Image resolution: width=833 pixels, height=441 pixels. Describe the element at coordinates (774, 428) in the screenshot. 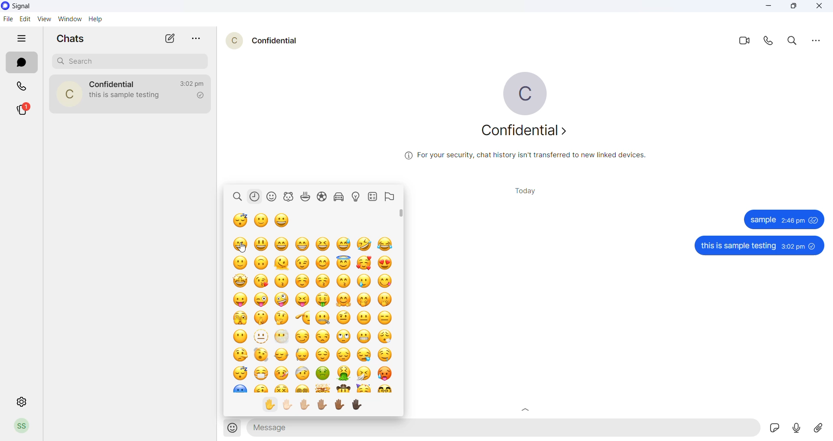

I see `sticker` at that location.